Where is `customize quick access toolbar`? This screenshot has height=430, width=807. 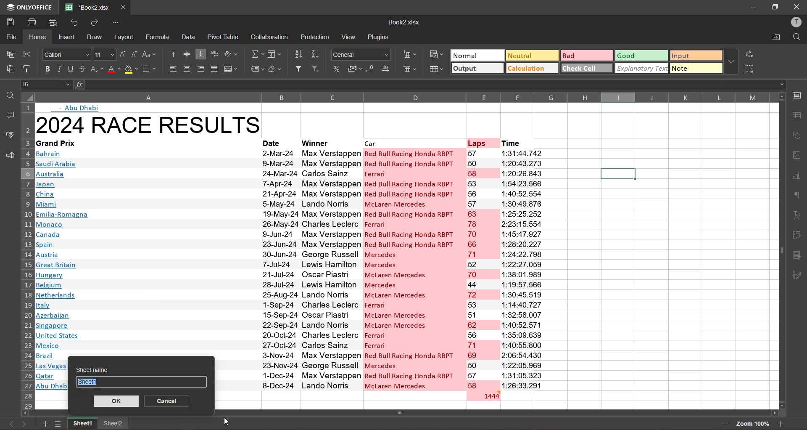 customize quick access toolbar is located at coordinates (117, 23).